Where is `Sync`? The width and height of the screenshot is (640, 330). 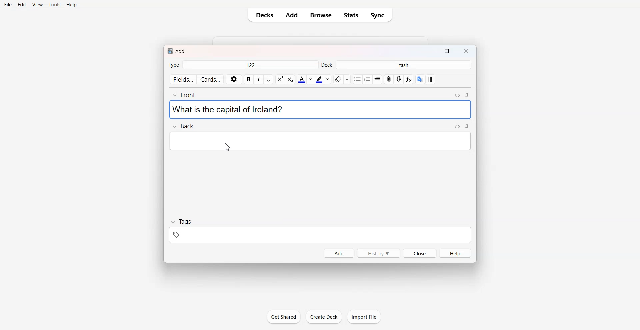
Sync is located at coordinates (379, 15).